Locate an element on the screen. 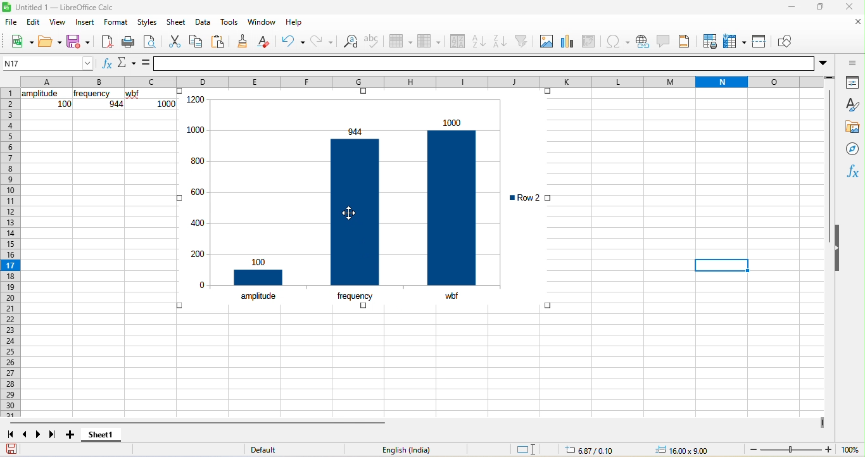  clone formatting is located at coordinates (242, 42).